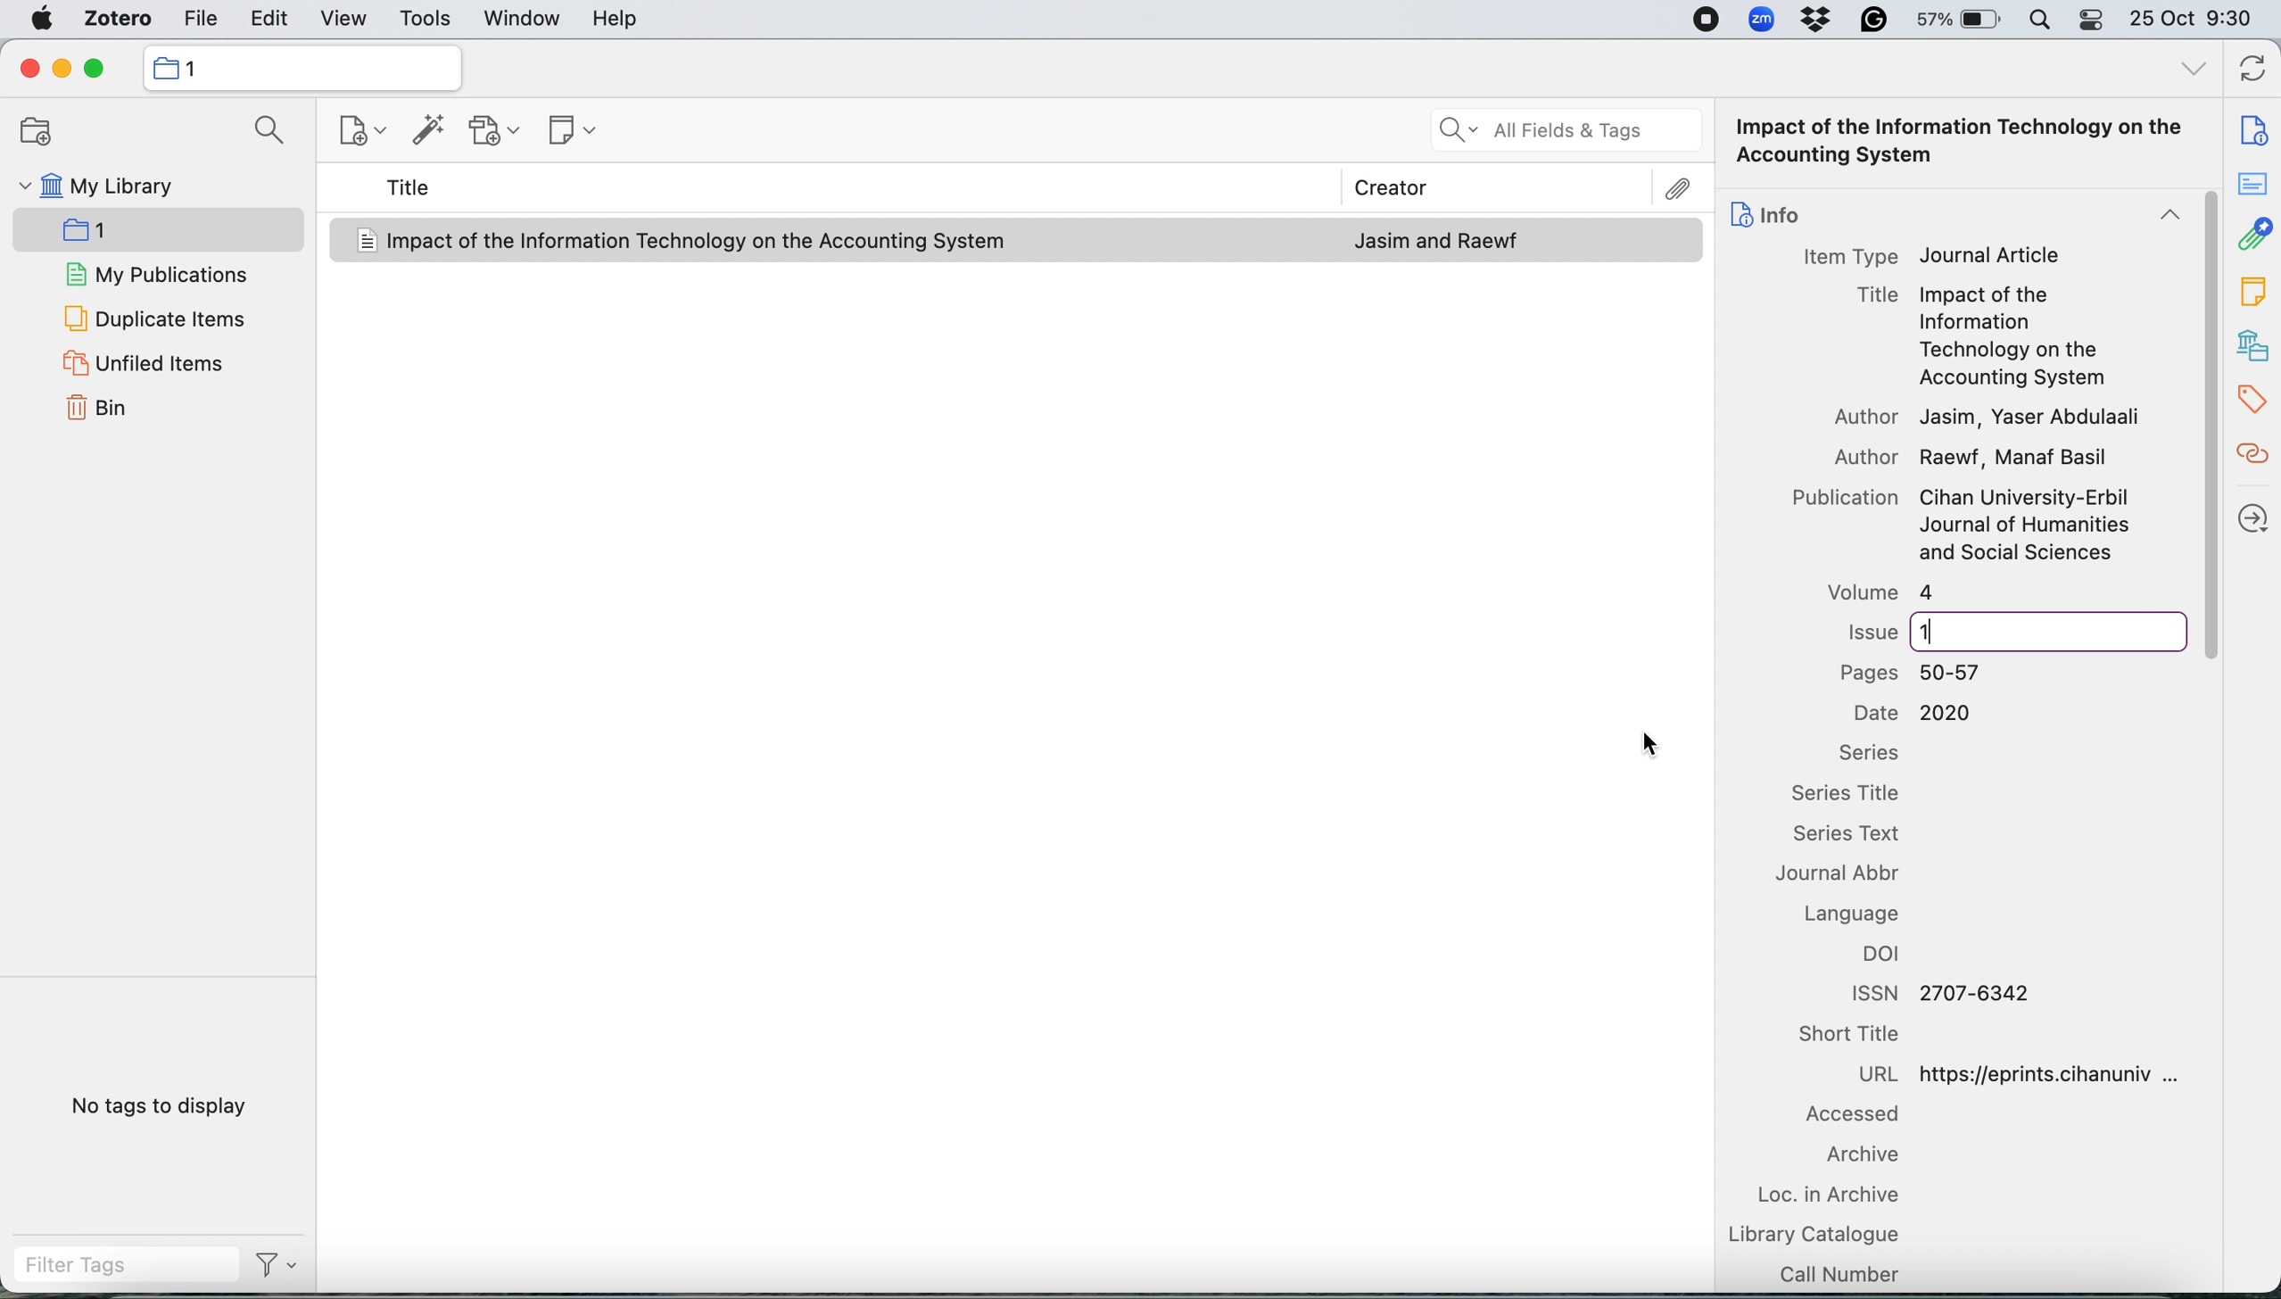  What do you see at coordinates (2016, 460) in the screenshot?
I see `Raewt, Manat Basil` at bounding box center [2016, 460].